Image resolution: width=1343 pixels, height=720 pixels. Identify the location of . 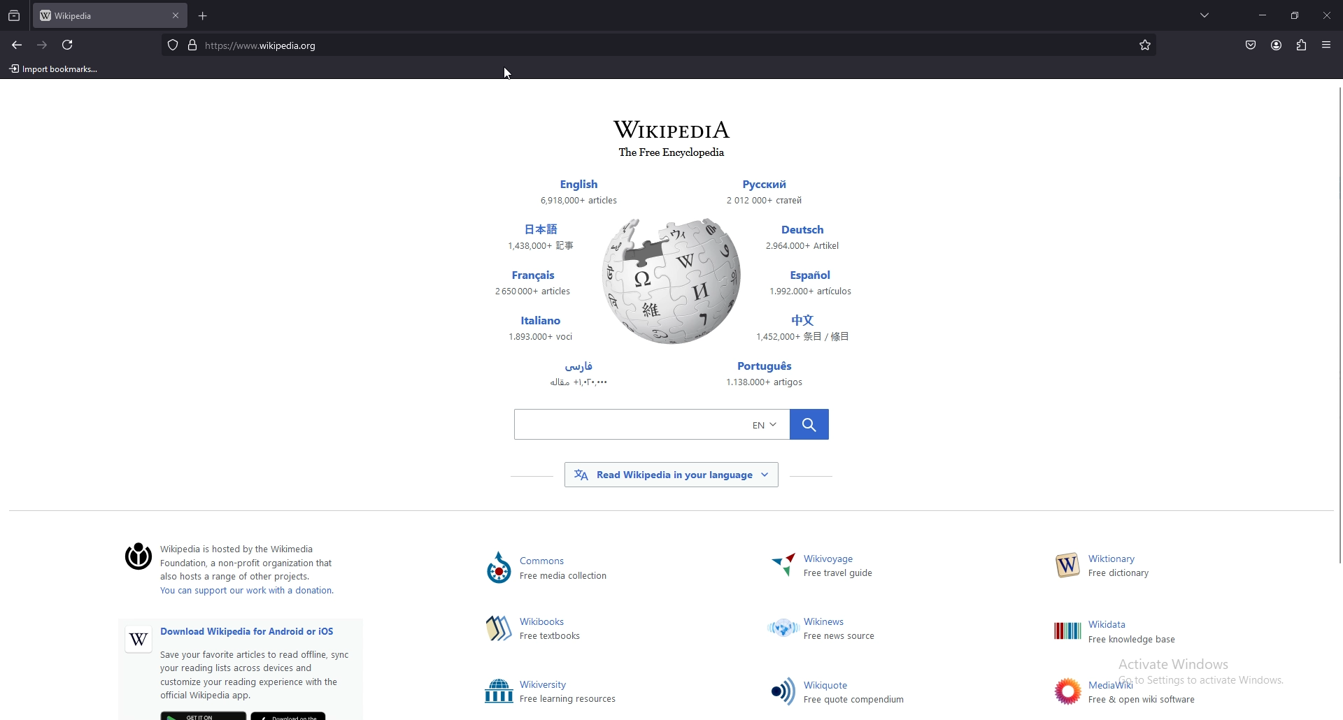
(783, 630).